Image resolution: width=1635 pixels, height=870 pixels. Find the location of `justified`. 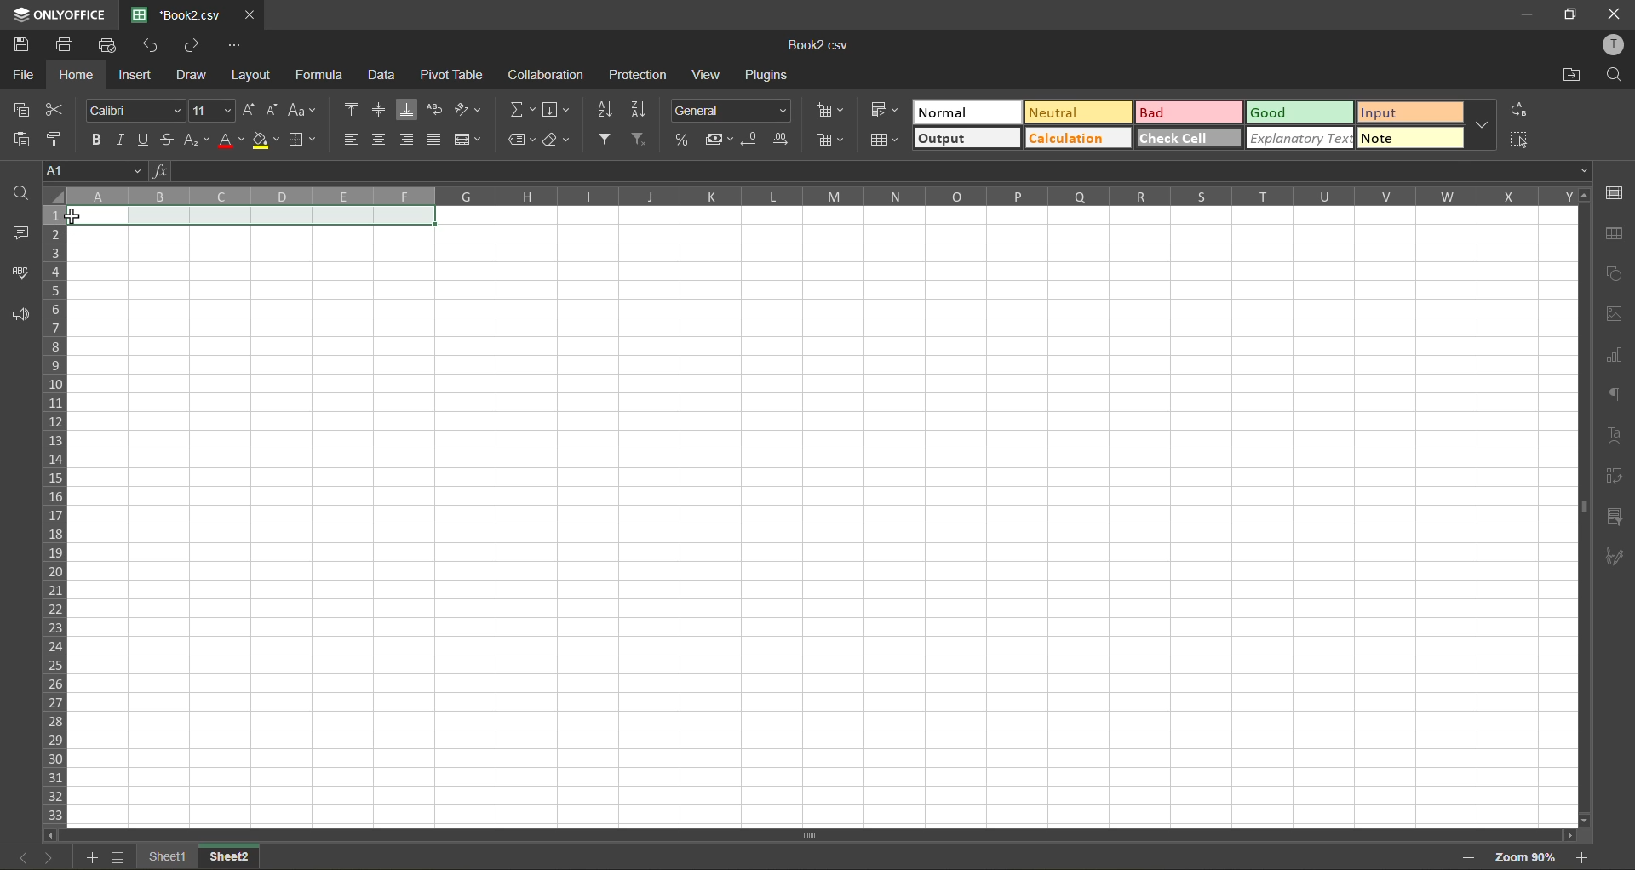

justified is located at coordinates (438, 141).